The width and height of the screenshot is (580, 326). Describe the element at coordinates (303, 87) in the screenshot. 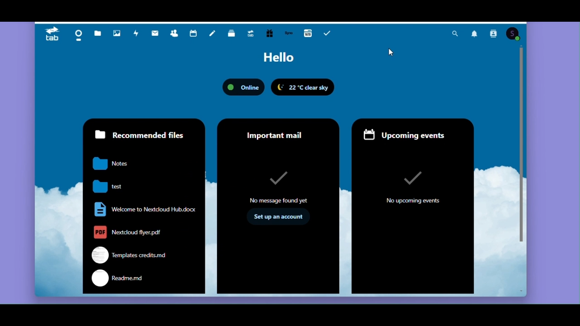

I see `22 degree Celsius clear Sky` at that location.